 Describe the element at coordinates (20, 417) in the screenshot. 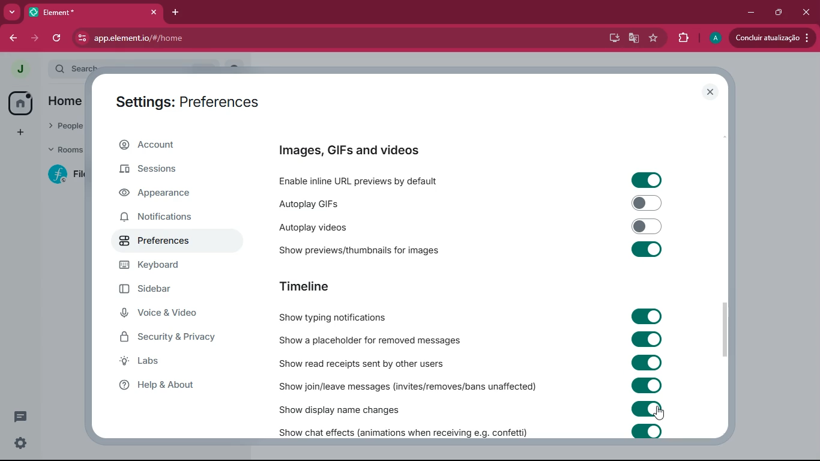

I see `threads` at that location.